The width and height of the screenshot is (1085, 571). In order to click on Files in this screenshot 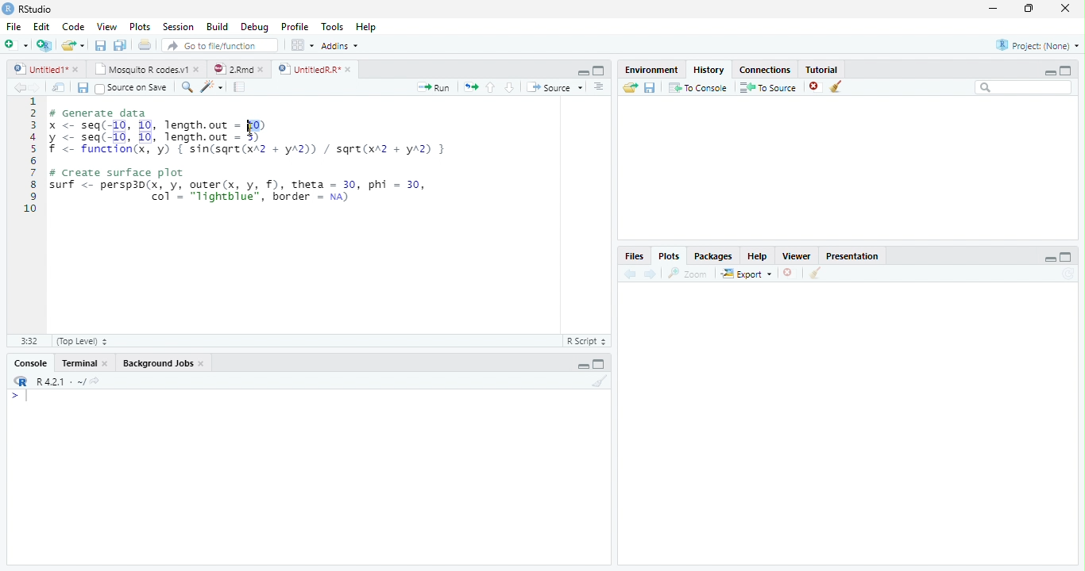, I will do `click(635, 255)`.